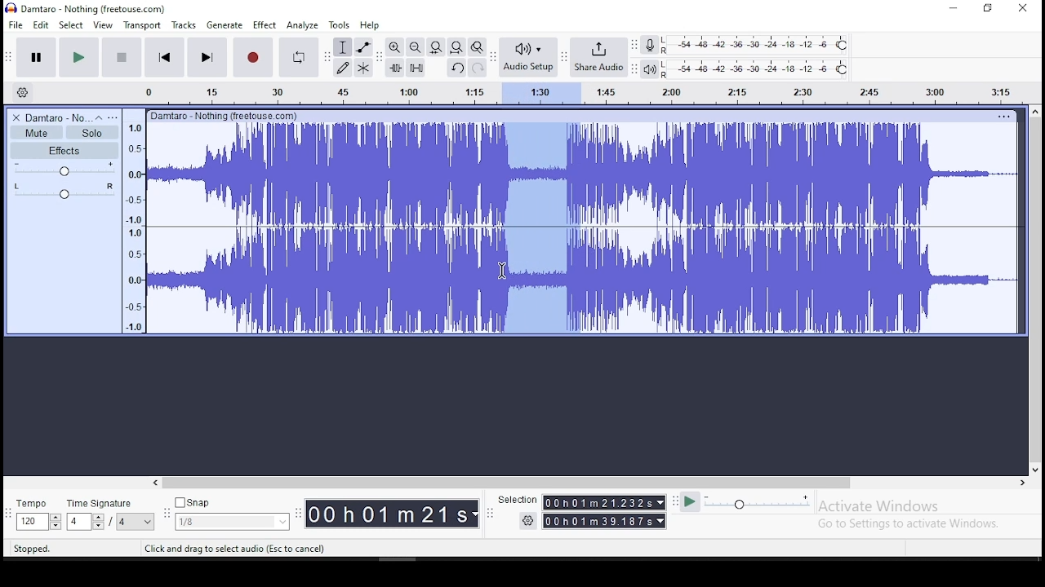 This screenshot has height=587, width=1045. I want to click on , so click(563, 57).